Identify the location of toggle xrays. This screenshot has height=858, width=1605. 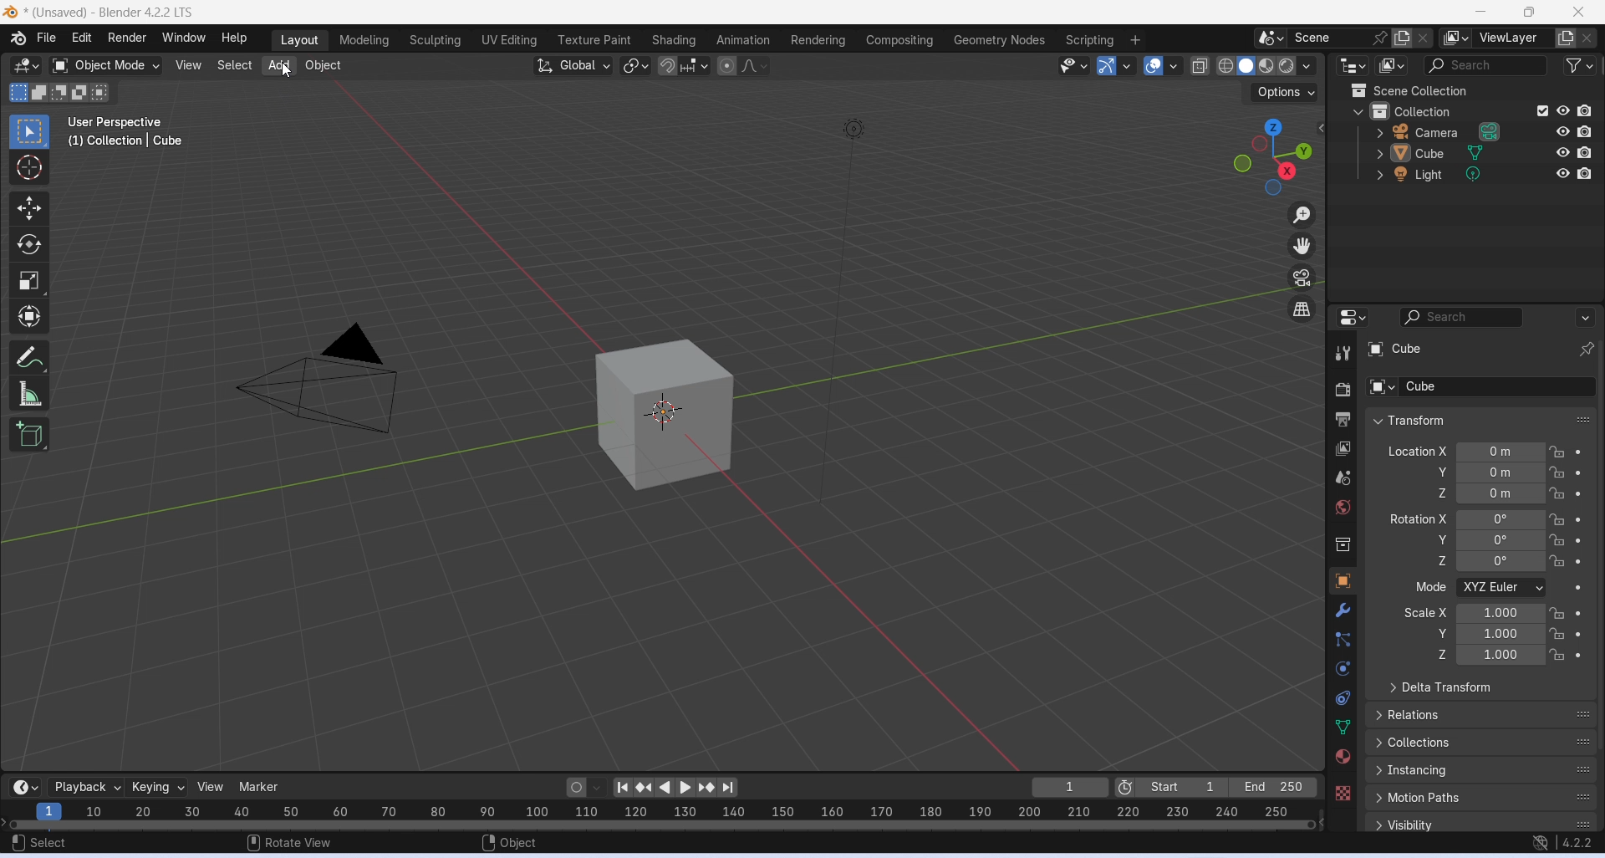
(1200, 66).